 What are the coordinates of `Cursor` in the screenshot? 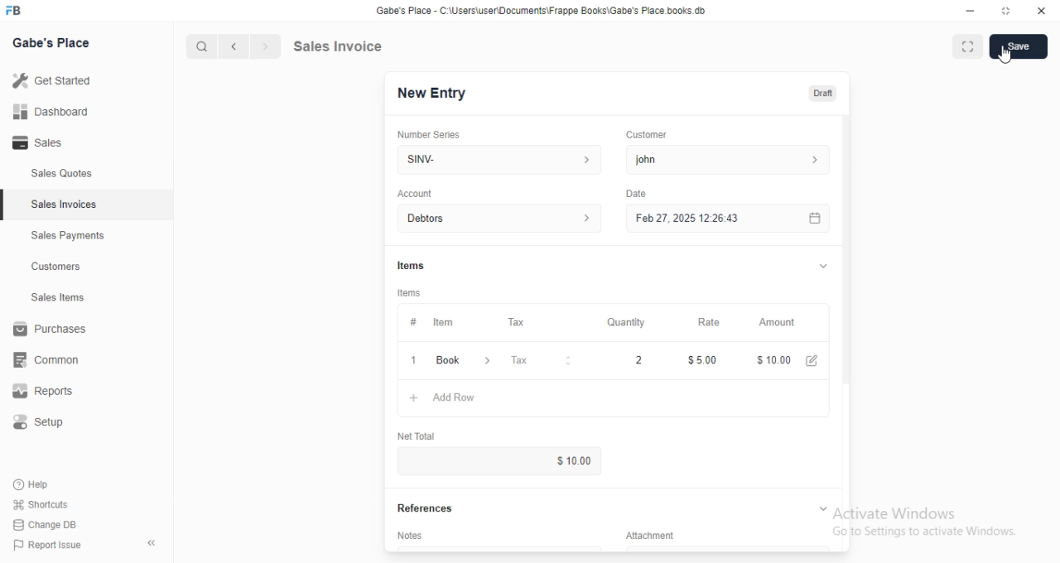 It's located at (1005, 58).